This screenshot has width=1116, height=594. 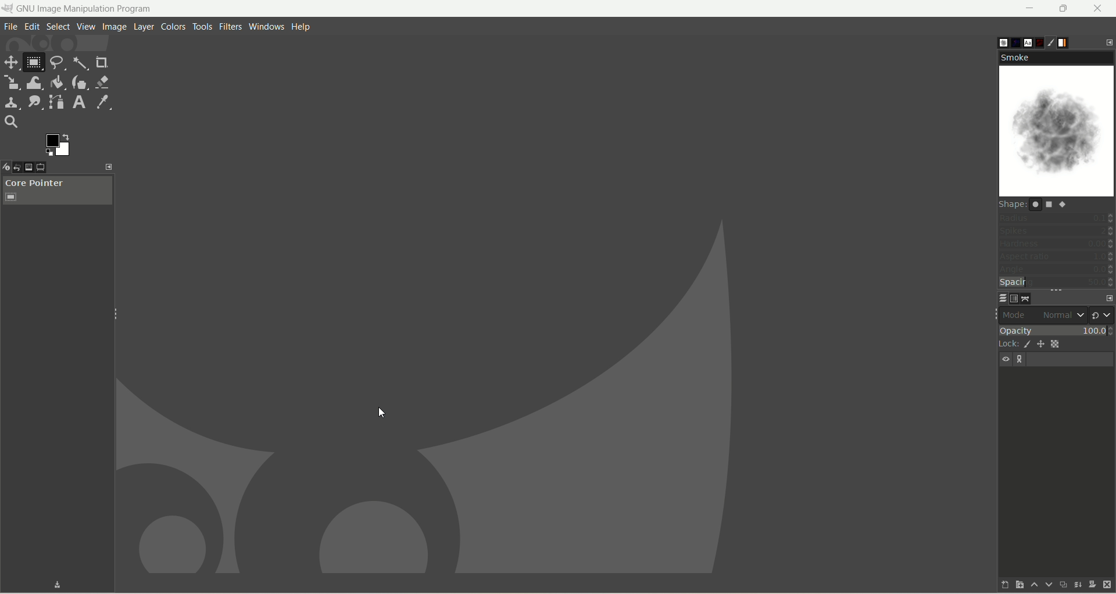 What do you see at coordinates (1109, 41) in the screenshot?
I see `configure this tab` at bounding box center [1109, 41].